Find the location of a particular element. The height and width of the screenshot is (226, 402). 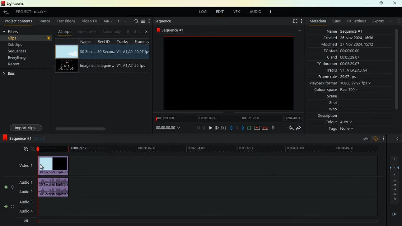

scroll bar is located at coordinates (95, 128).